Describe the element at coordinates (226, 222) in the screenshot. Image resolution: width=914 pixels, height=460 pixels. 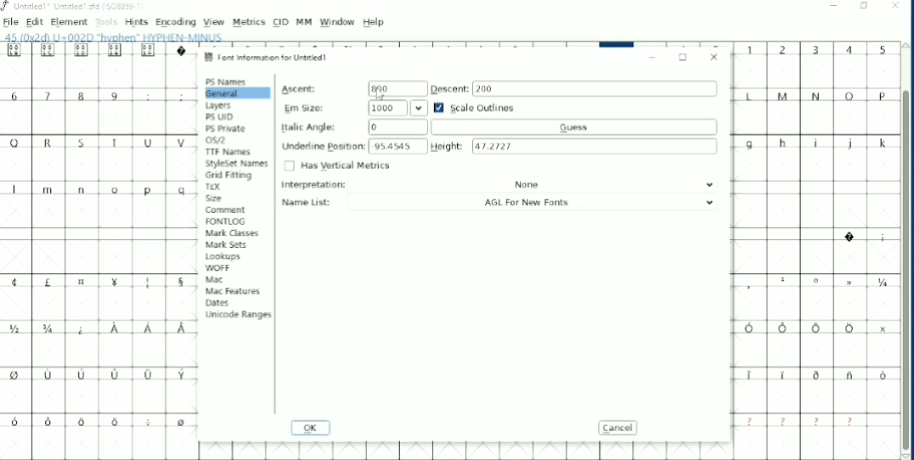
I see `FONTLOG` at that location.